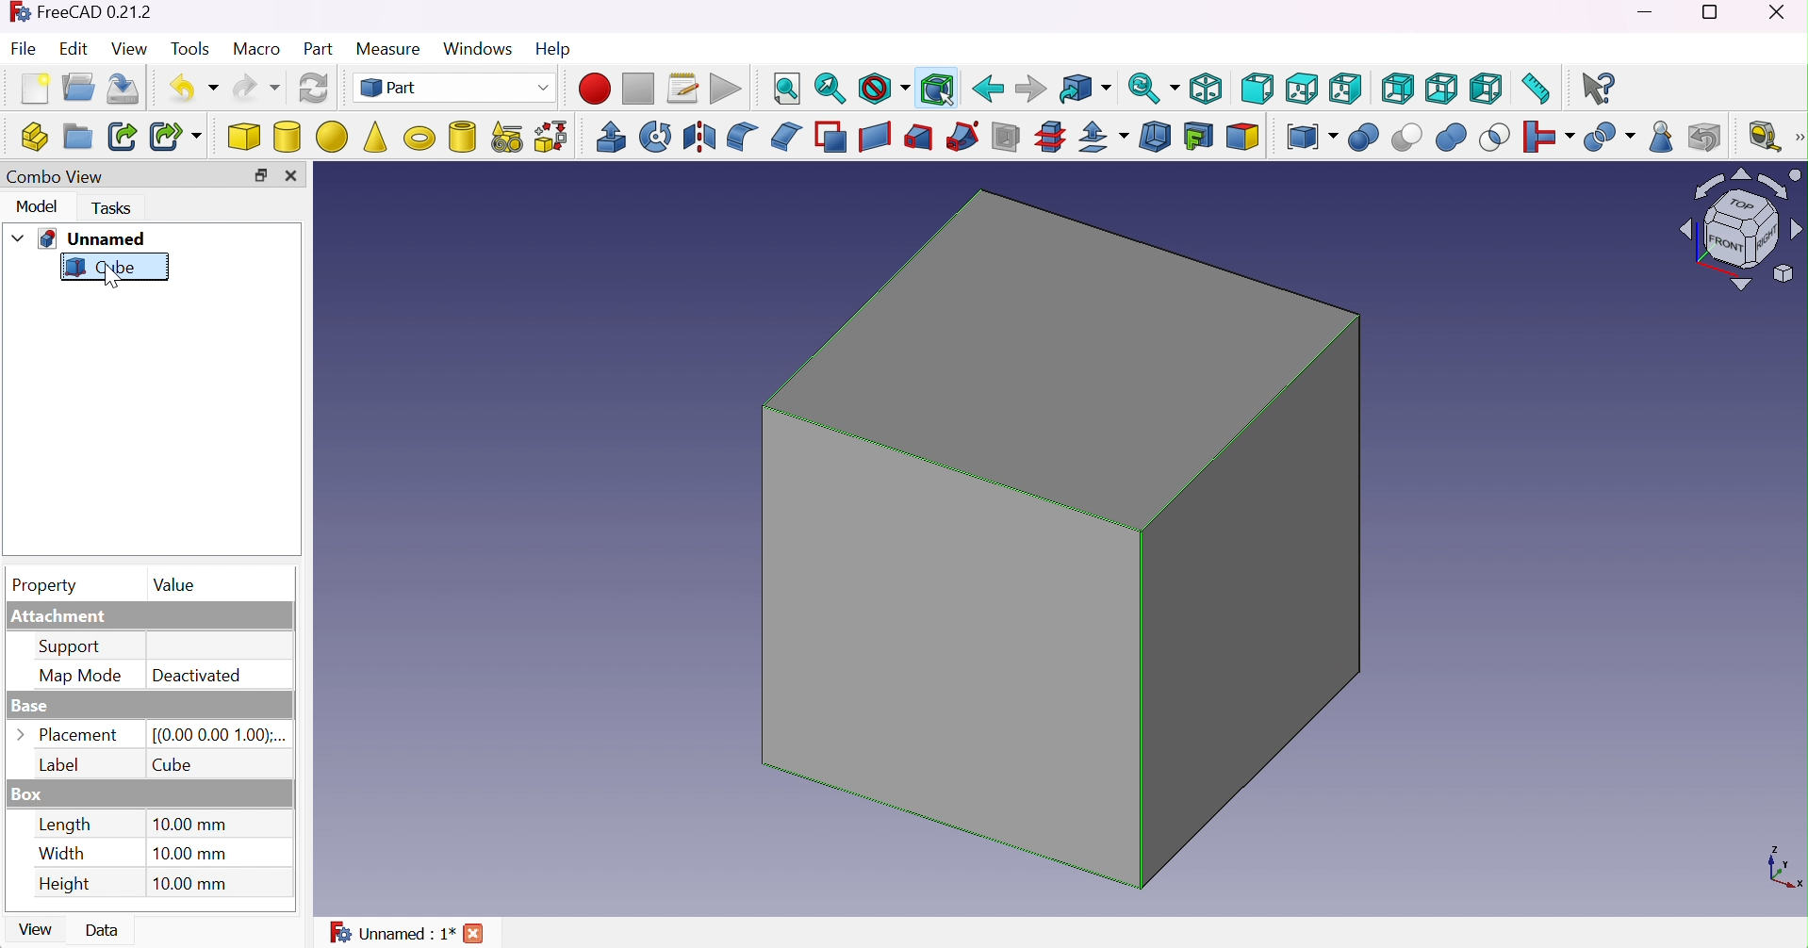  I want to click on Forward, so click(1030, 90).